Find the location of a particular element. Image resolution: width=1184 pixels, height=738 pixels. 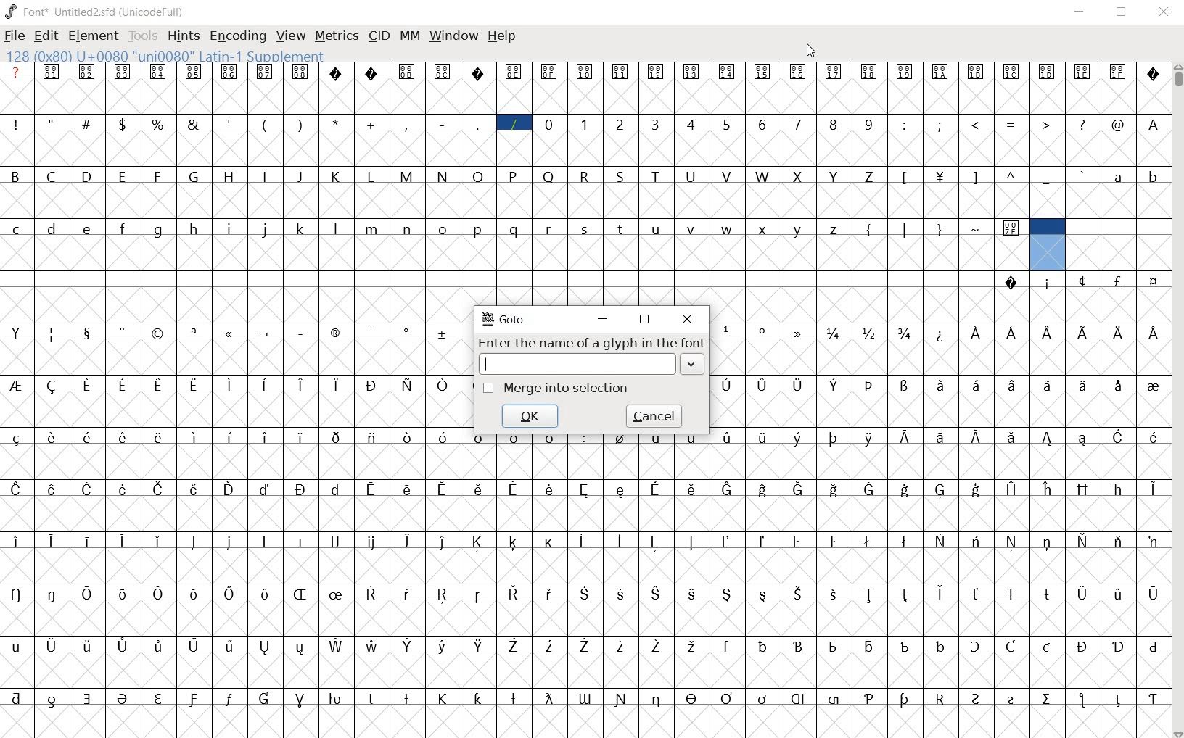

9 is located at coordinates (871, 123).